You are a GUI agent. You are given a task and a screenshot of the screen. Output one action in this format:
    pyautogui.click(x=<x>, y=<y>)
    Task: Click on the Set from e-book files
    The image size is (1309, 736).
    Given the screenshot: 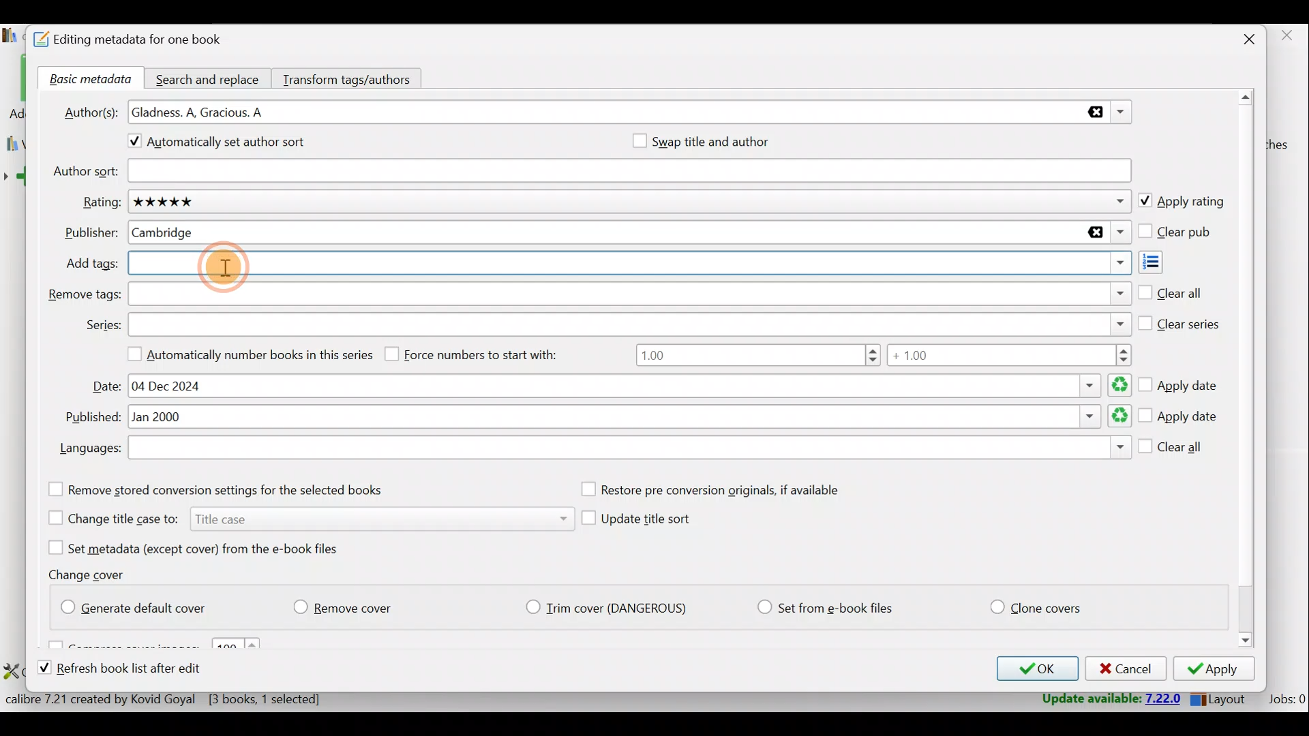 What is the action you would take?
    pyautogui.click(x=824, y=608)
    